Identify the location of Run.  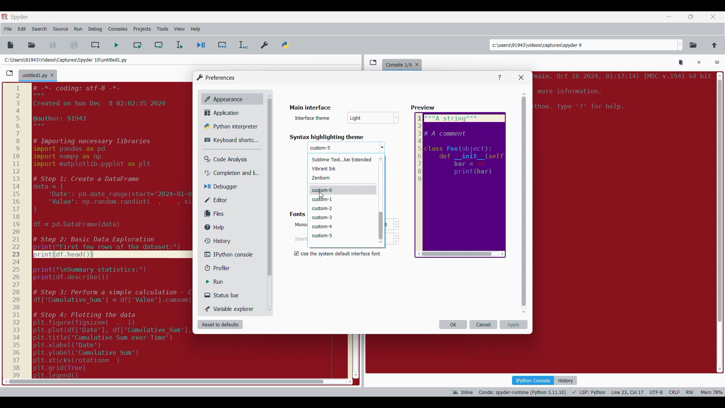
(220, 282).